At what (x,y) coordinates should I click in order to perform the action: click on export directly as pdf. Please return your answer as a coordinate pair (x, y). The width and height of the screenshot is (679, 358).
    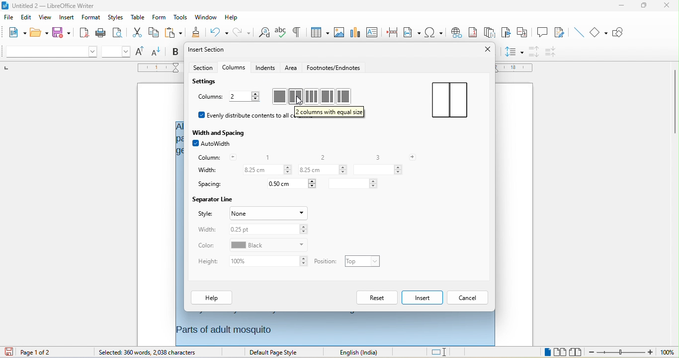
    Looking at the image, I should click on (82, 32).